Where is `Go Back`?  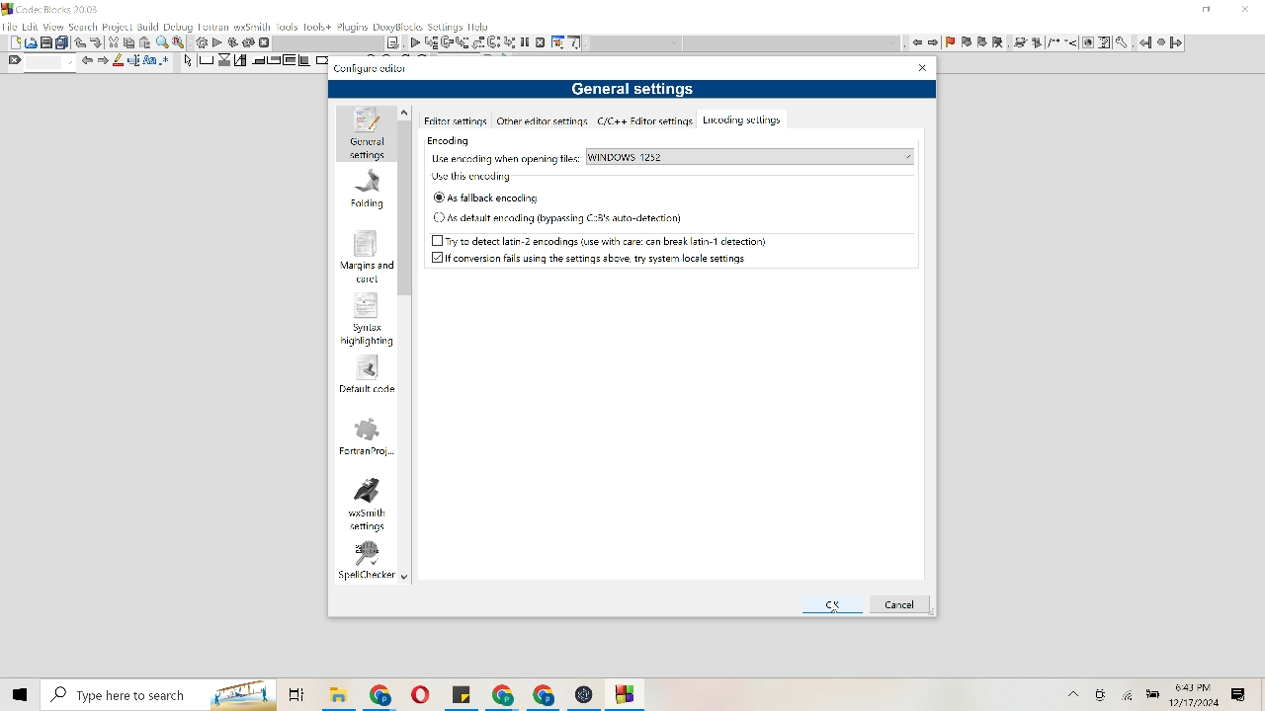
Go Back is located at coordinates (1143, 42).